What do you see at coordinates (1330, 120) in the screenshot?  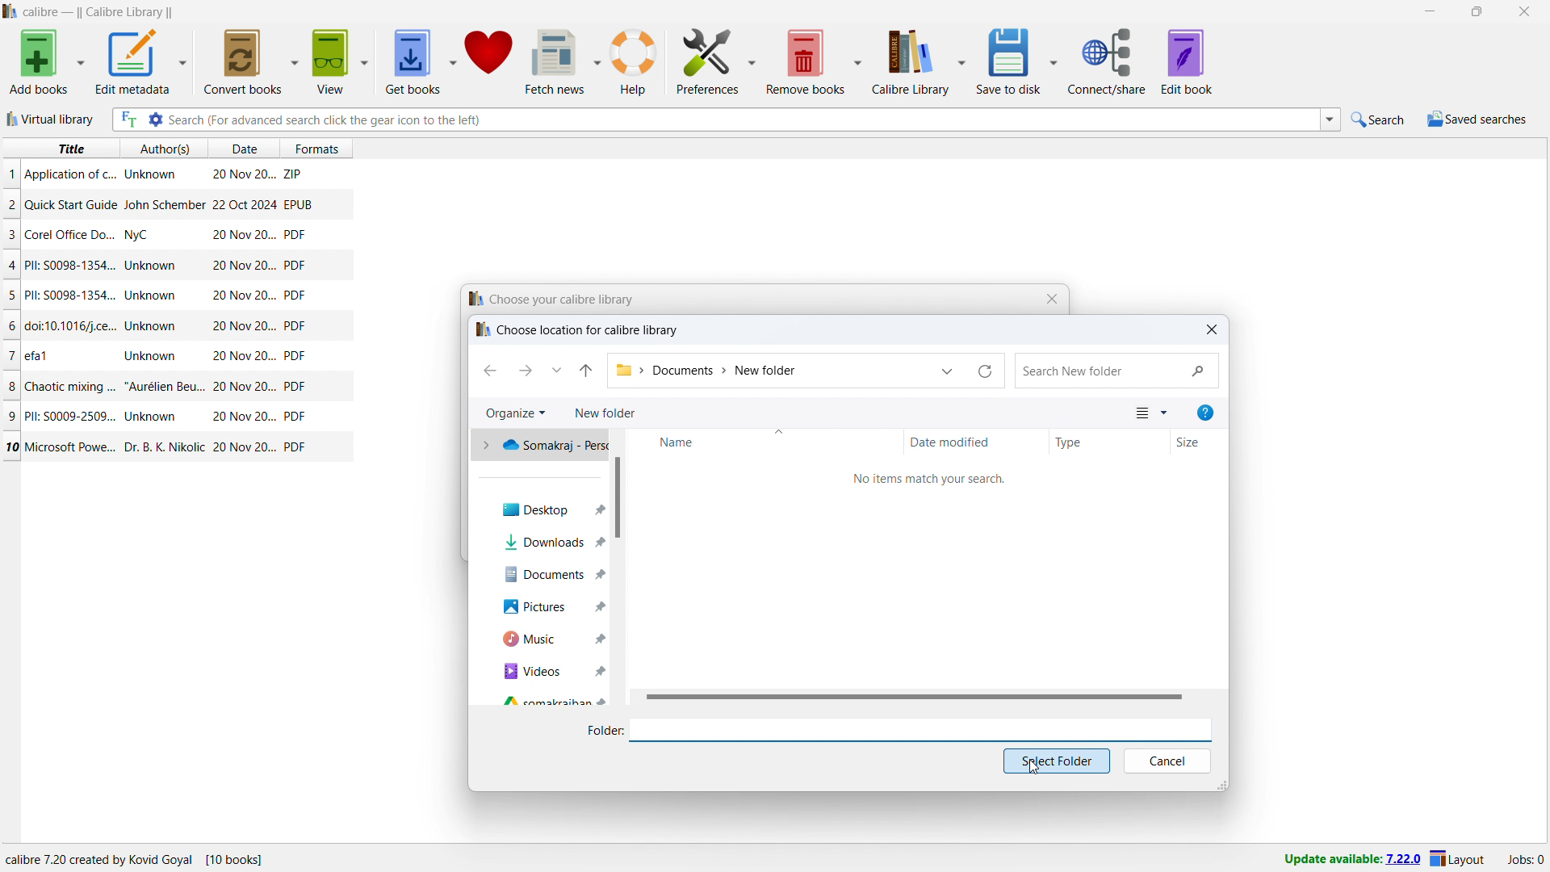 I see `search history` at bounding box center [1330, 120].